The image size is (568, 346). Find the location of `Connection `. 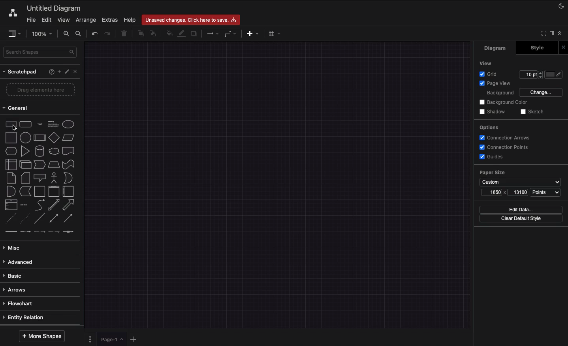

Connection  is located at coordinates (212, 34).